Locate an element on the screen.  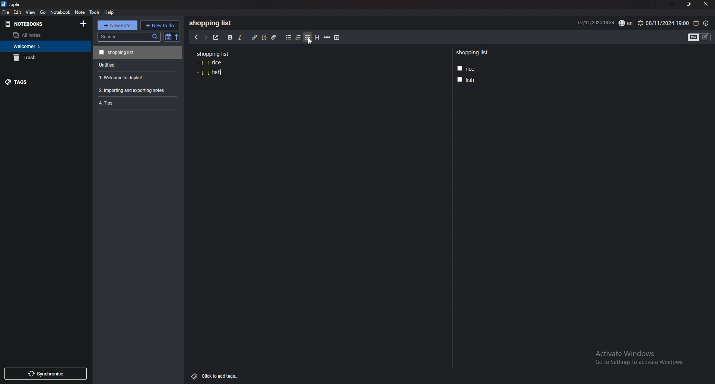
numbered list is located at coordinates (298, 38).